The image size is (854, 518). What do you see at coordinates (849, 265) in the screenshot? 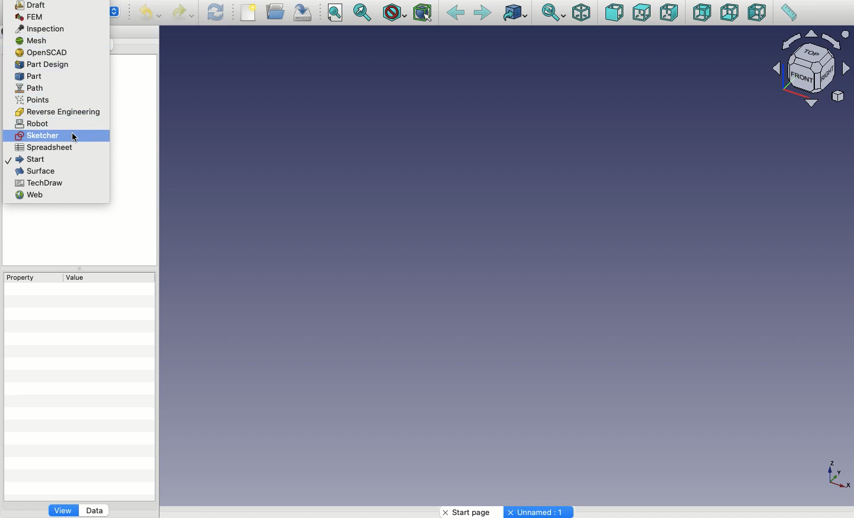
I see `Scroll` at bounding box center [849, 265].